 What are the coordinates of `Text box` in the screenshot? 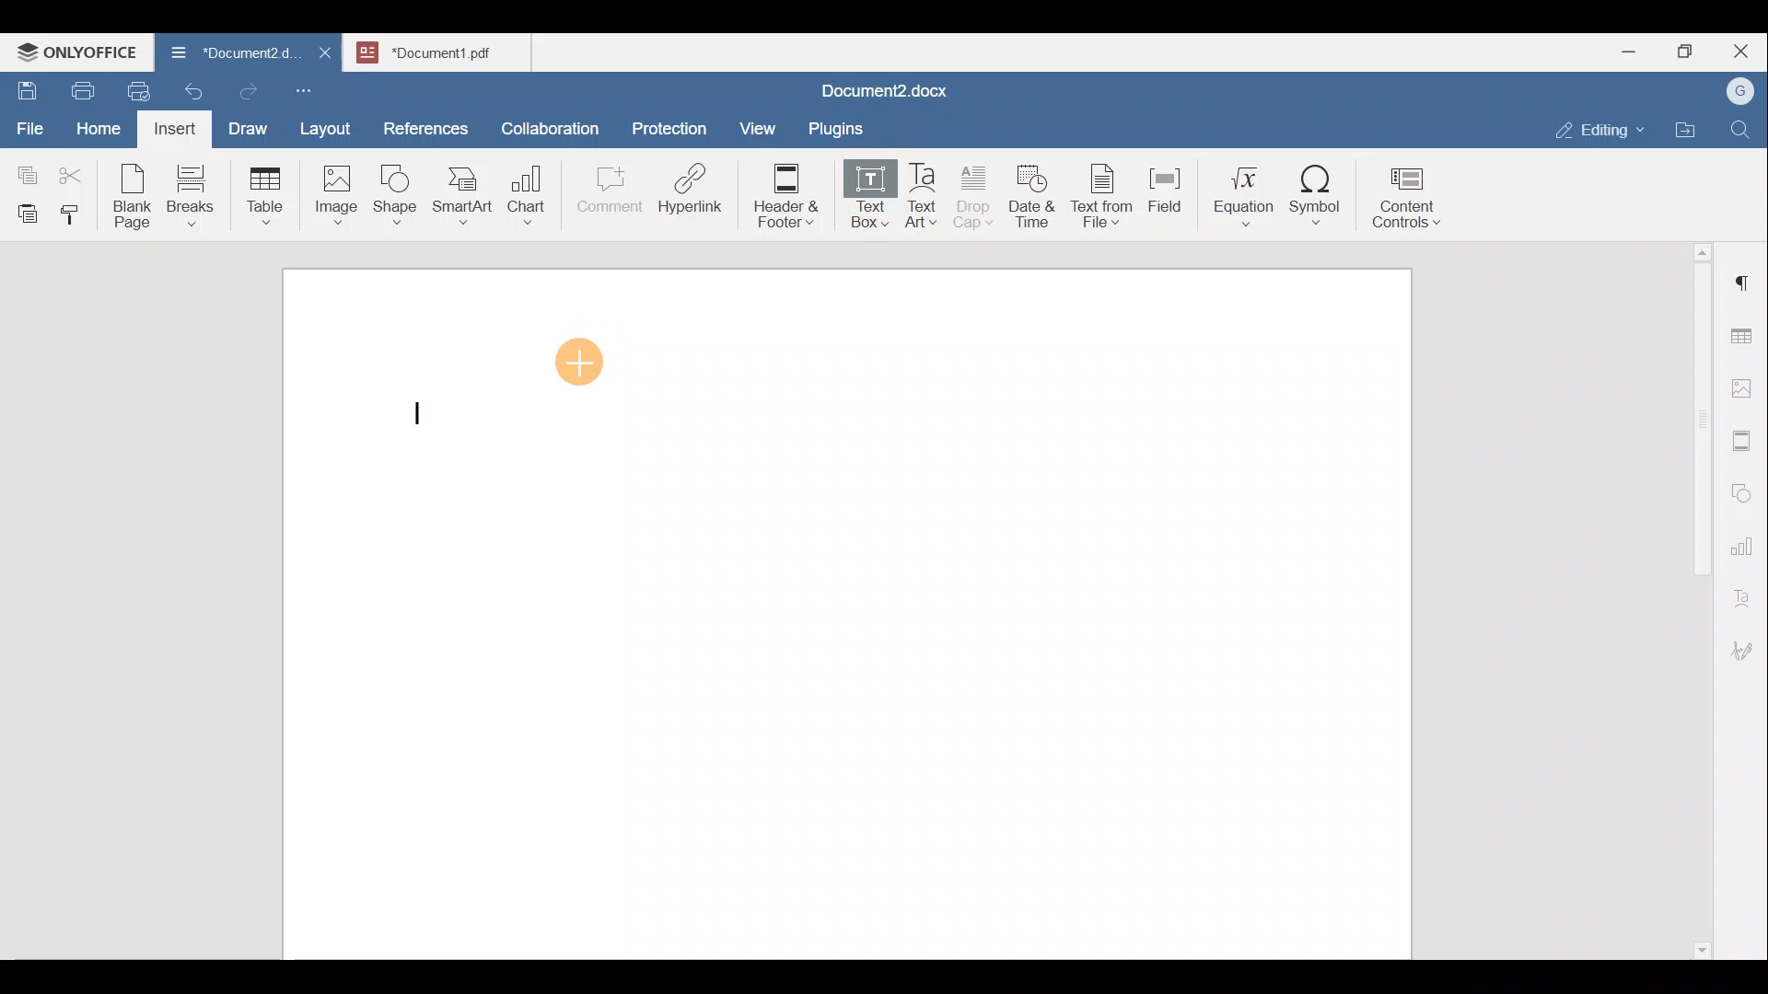 It's located at (867, 194).